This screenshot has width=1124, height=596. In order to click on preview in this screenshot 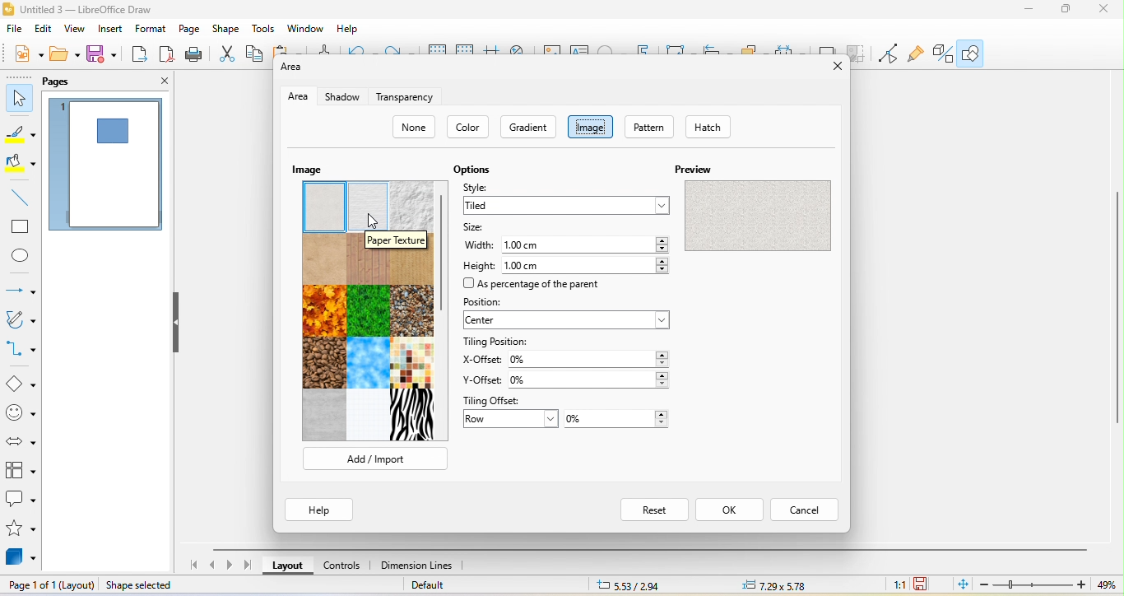, I will do `click(757, 202)`.